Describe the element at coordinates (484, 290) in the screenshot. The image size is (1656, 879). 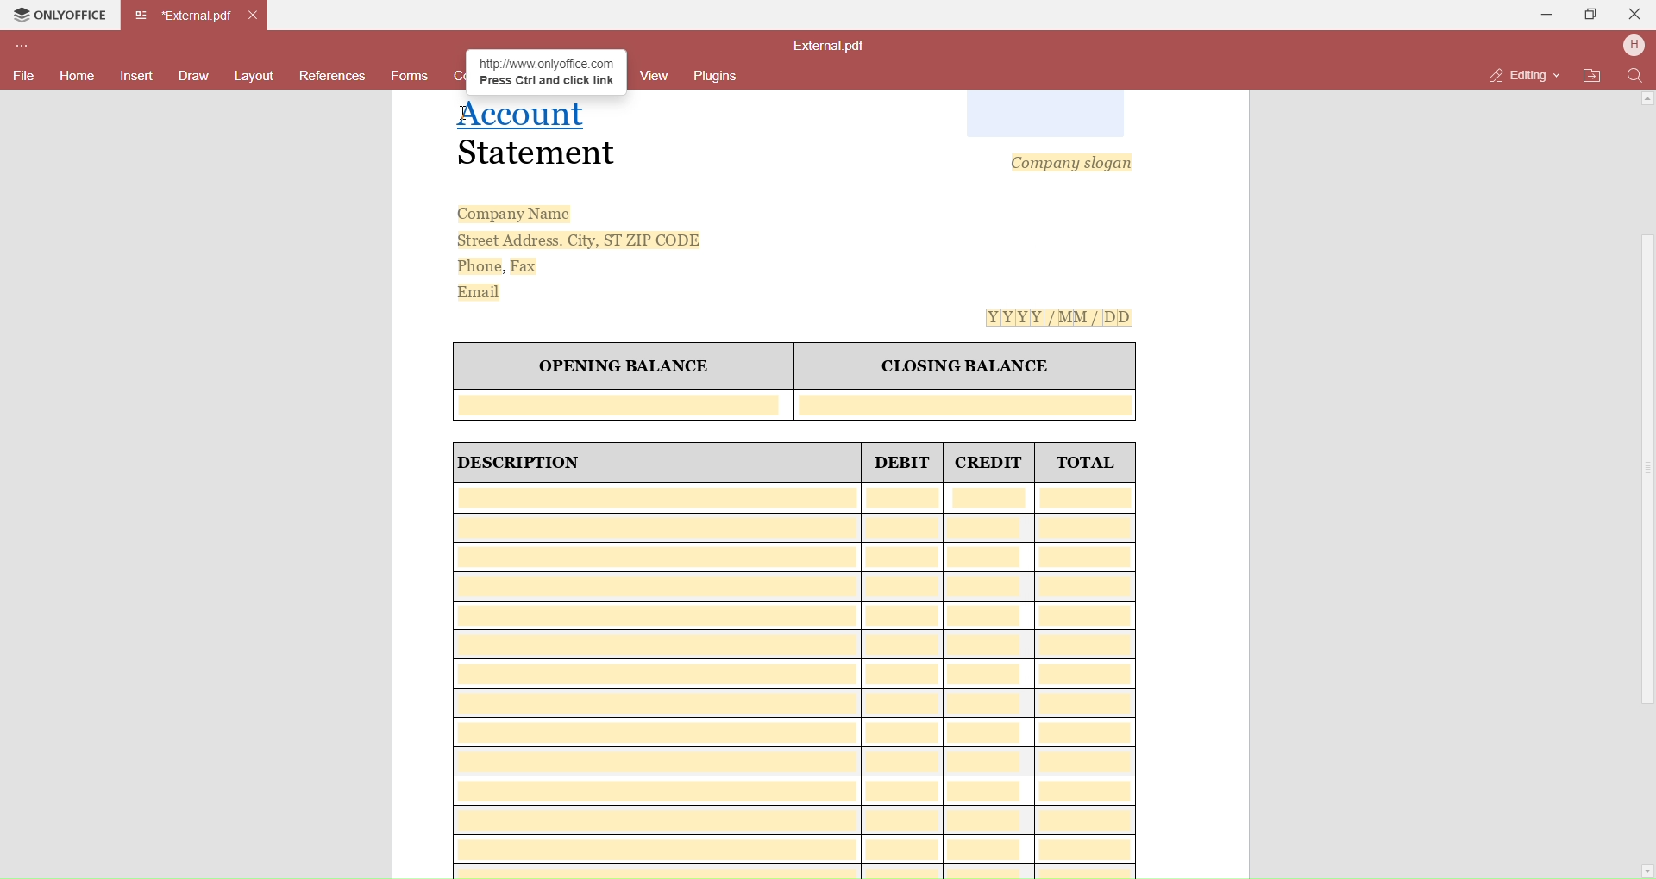
I see `Email` at that location.